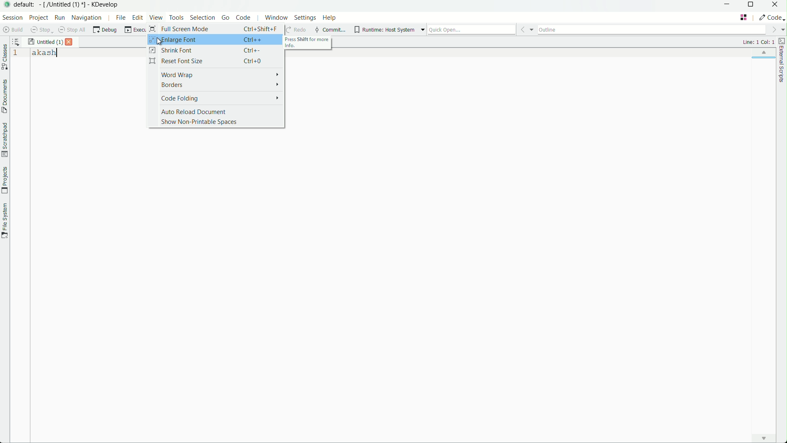  What do you see at coordinates (778, 5) in the screenshot?
I see `close app` at bounding box center [778, 5].